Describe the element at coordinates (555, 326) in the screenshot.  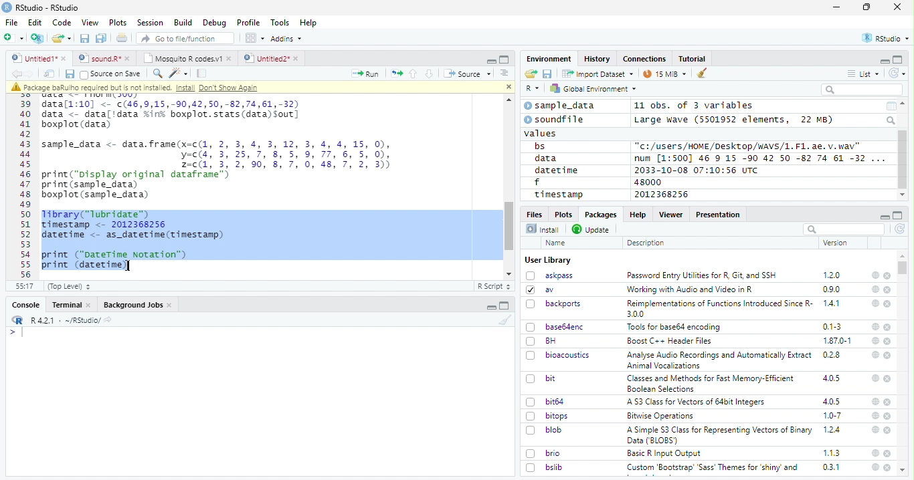
I see `base64enc` at that location.